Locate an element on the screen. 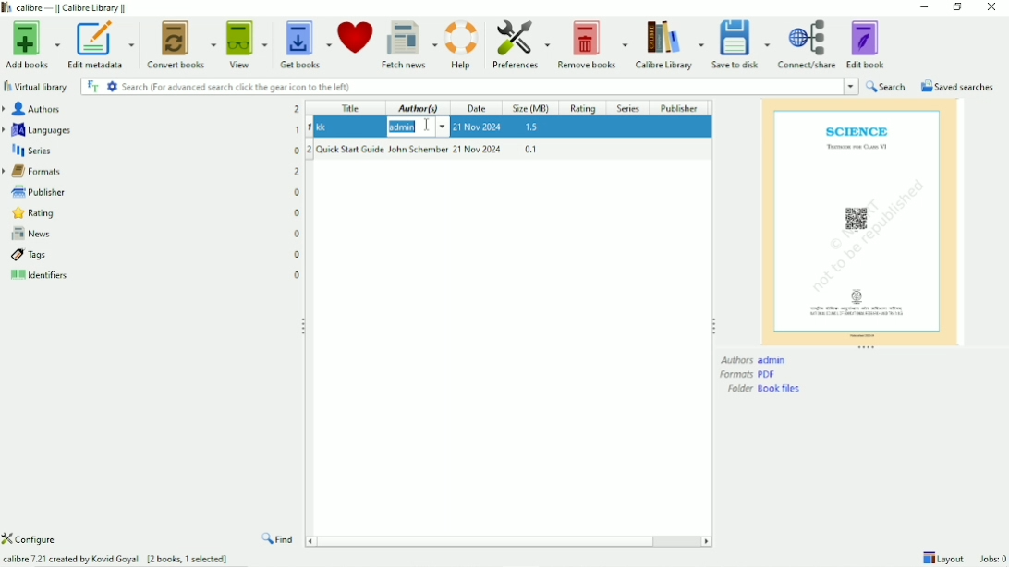  Series is located at coordinates (627, 108).